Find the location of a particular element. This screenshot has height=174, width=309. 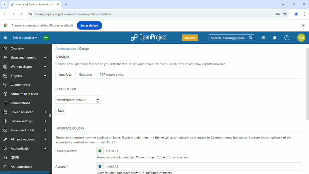

System settings is located at coordinates (25, 121).